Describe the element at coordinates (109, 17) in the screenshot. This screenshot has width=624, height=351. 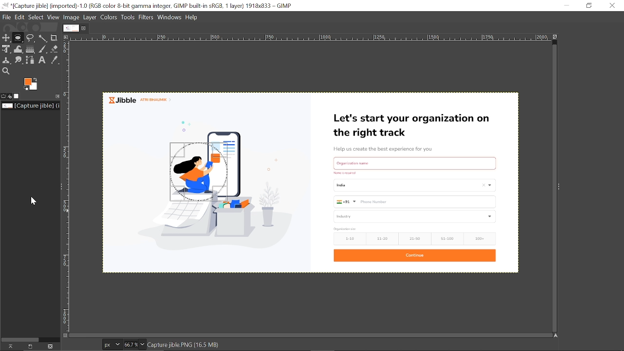
I see `Colors` at that location.